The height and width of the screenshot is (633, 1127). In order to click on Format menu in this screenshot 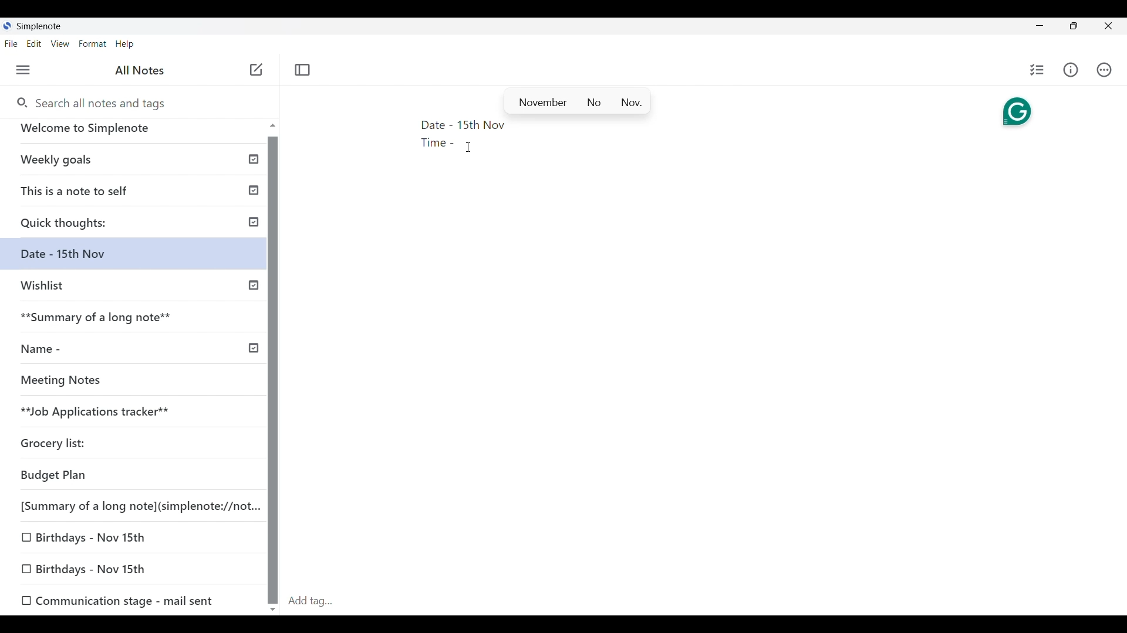, I will do `click(93, 44)`.